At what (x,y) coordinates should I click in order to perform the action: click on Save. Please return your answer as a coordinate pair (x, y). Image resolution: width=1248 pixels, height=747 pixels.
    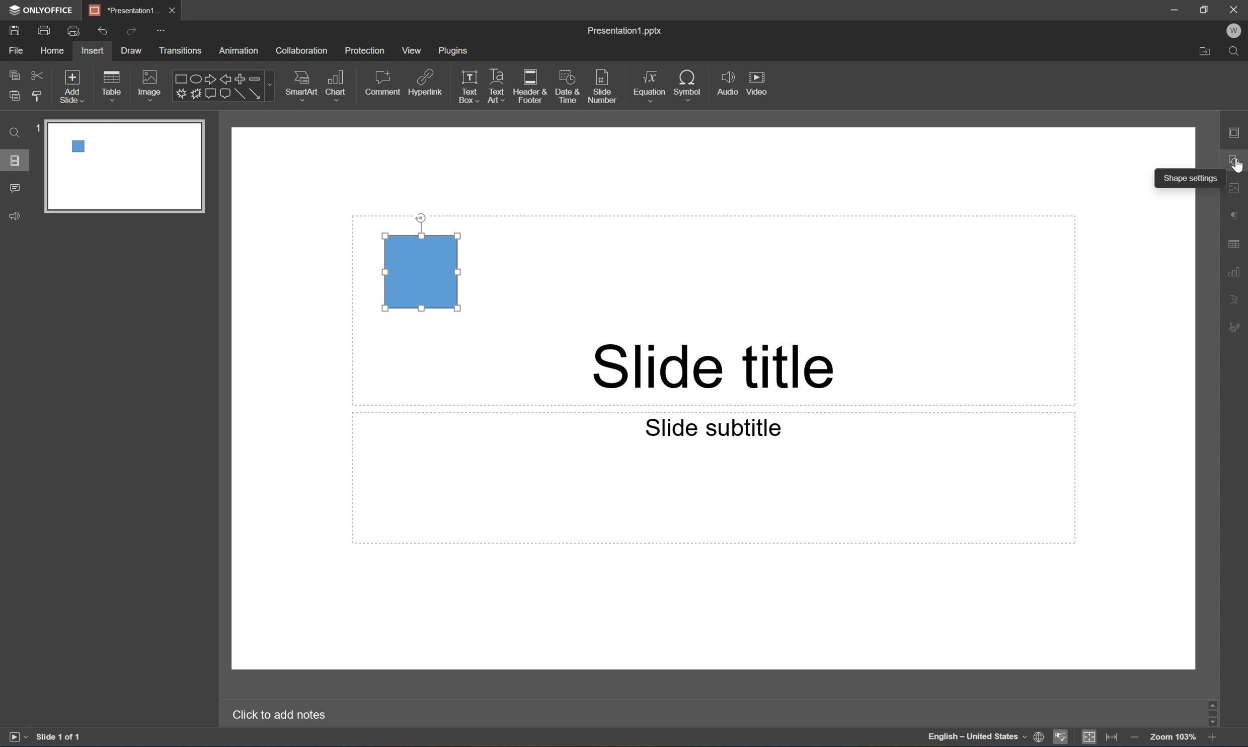
    Looking at the image, I should click on (14, 30).